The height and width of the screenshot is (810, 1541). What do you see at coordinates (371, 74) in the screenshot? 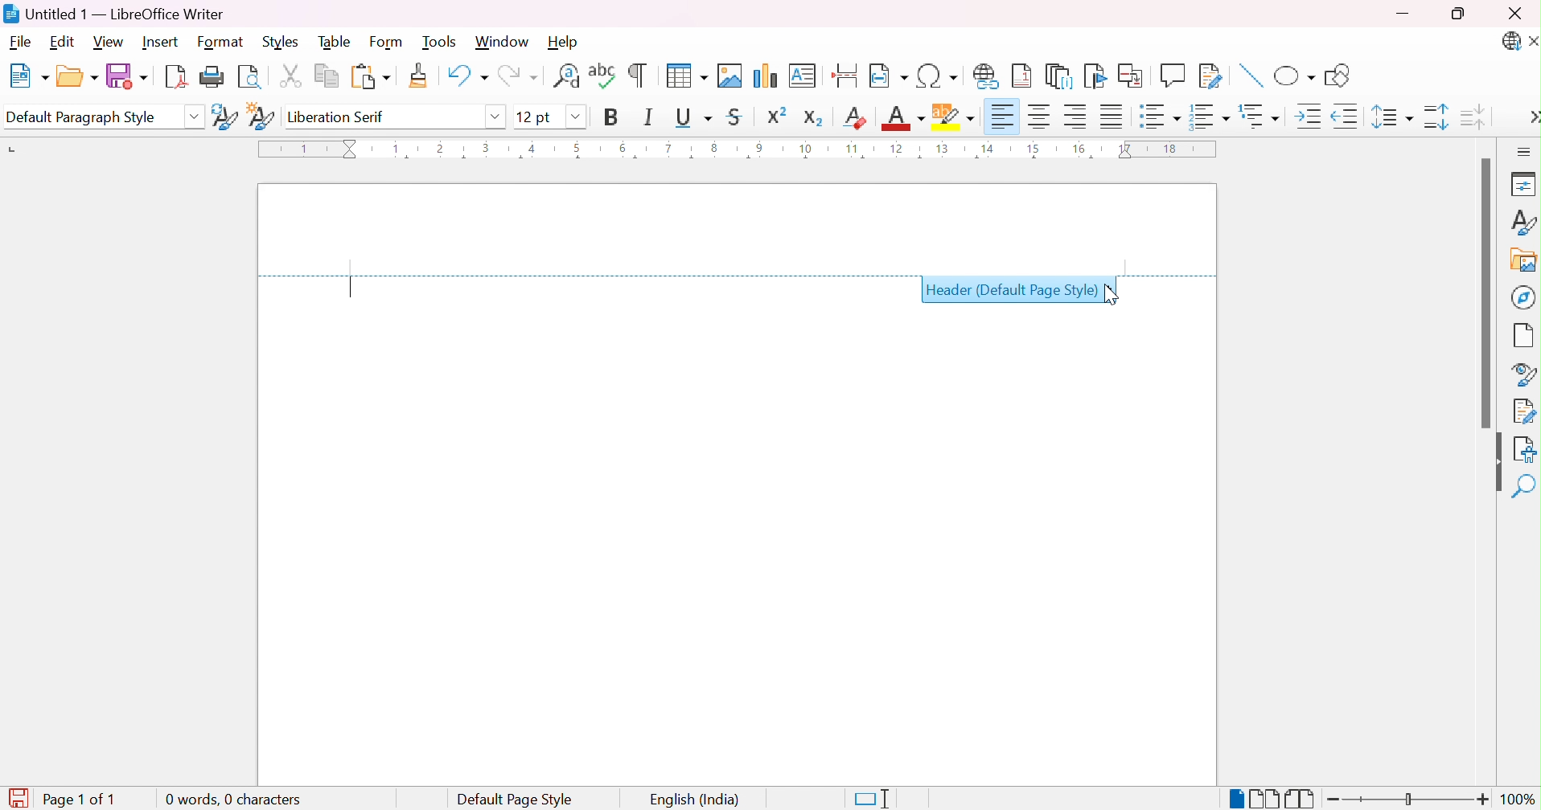
I see `Paste` at bounding box center [371, 74].